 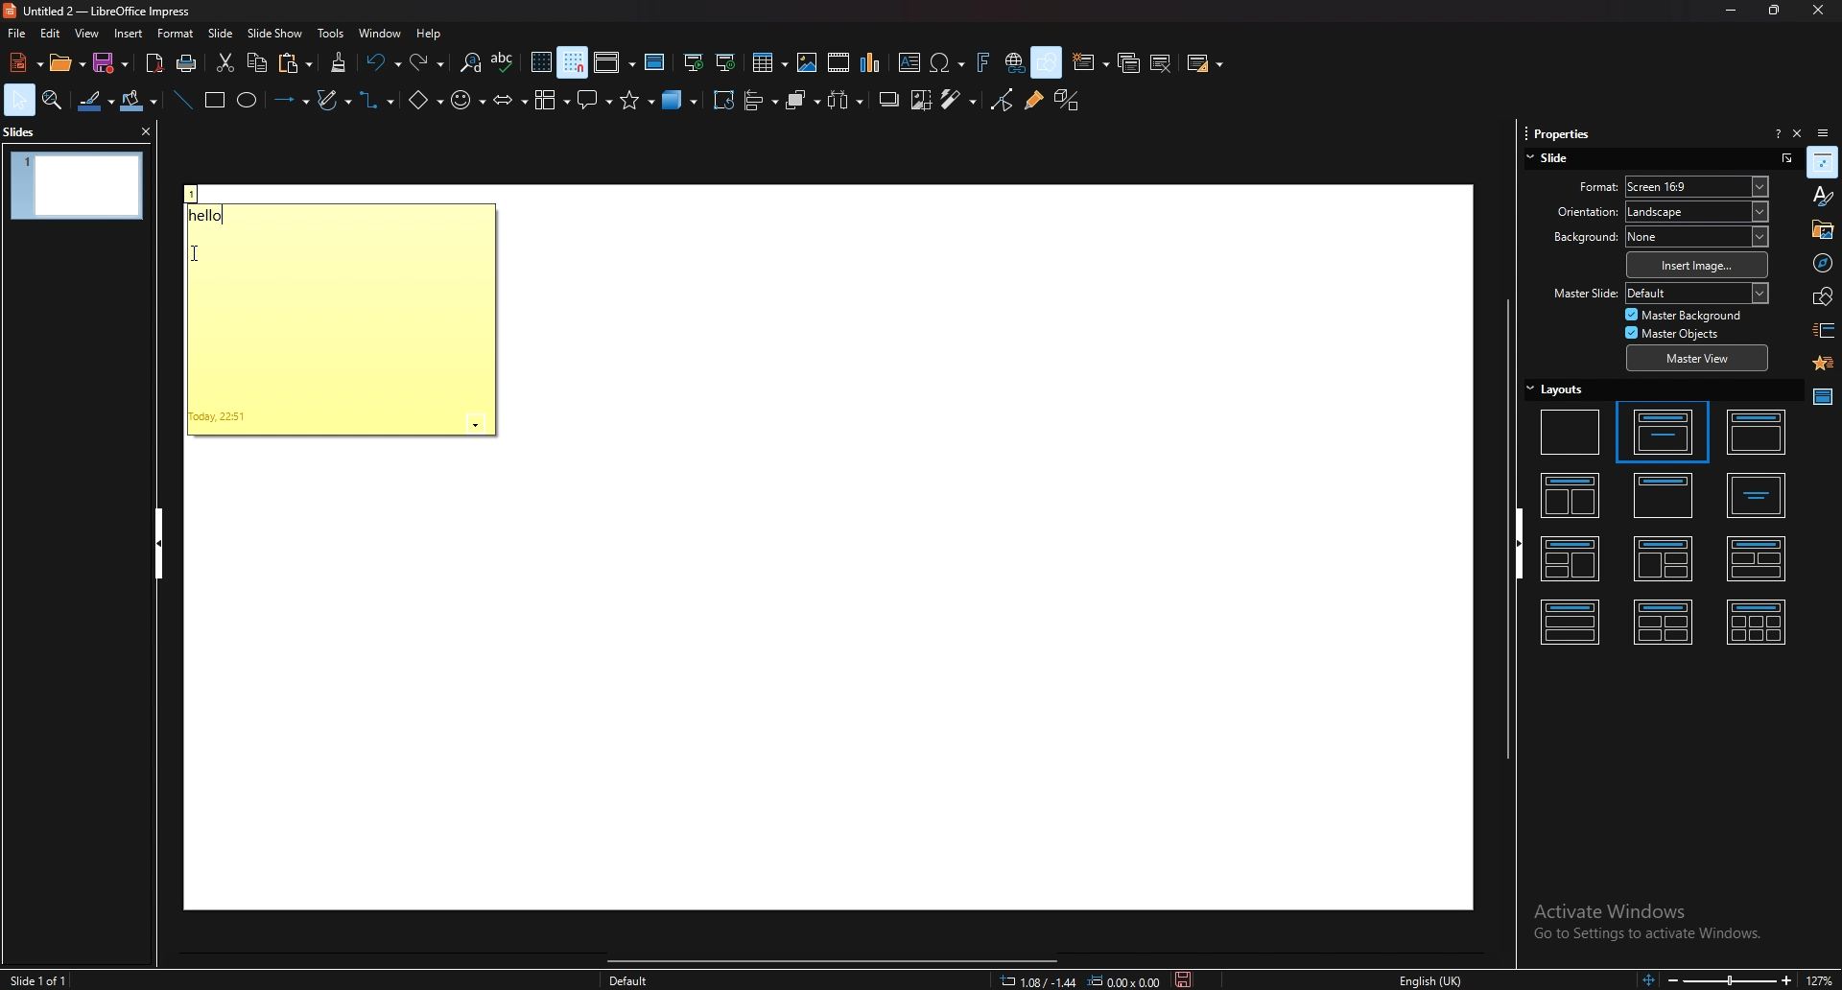 I want to click on select, so click(x=19, y=99).